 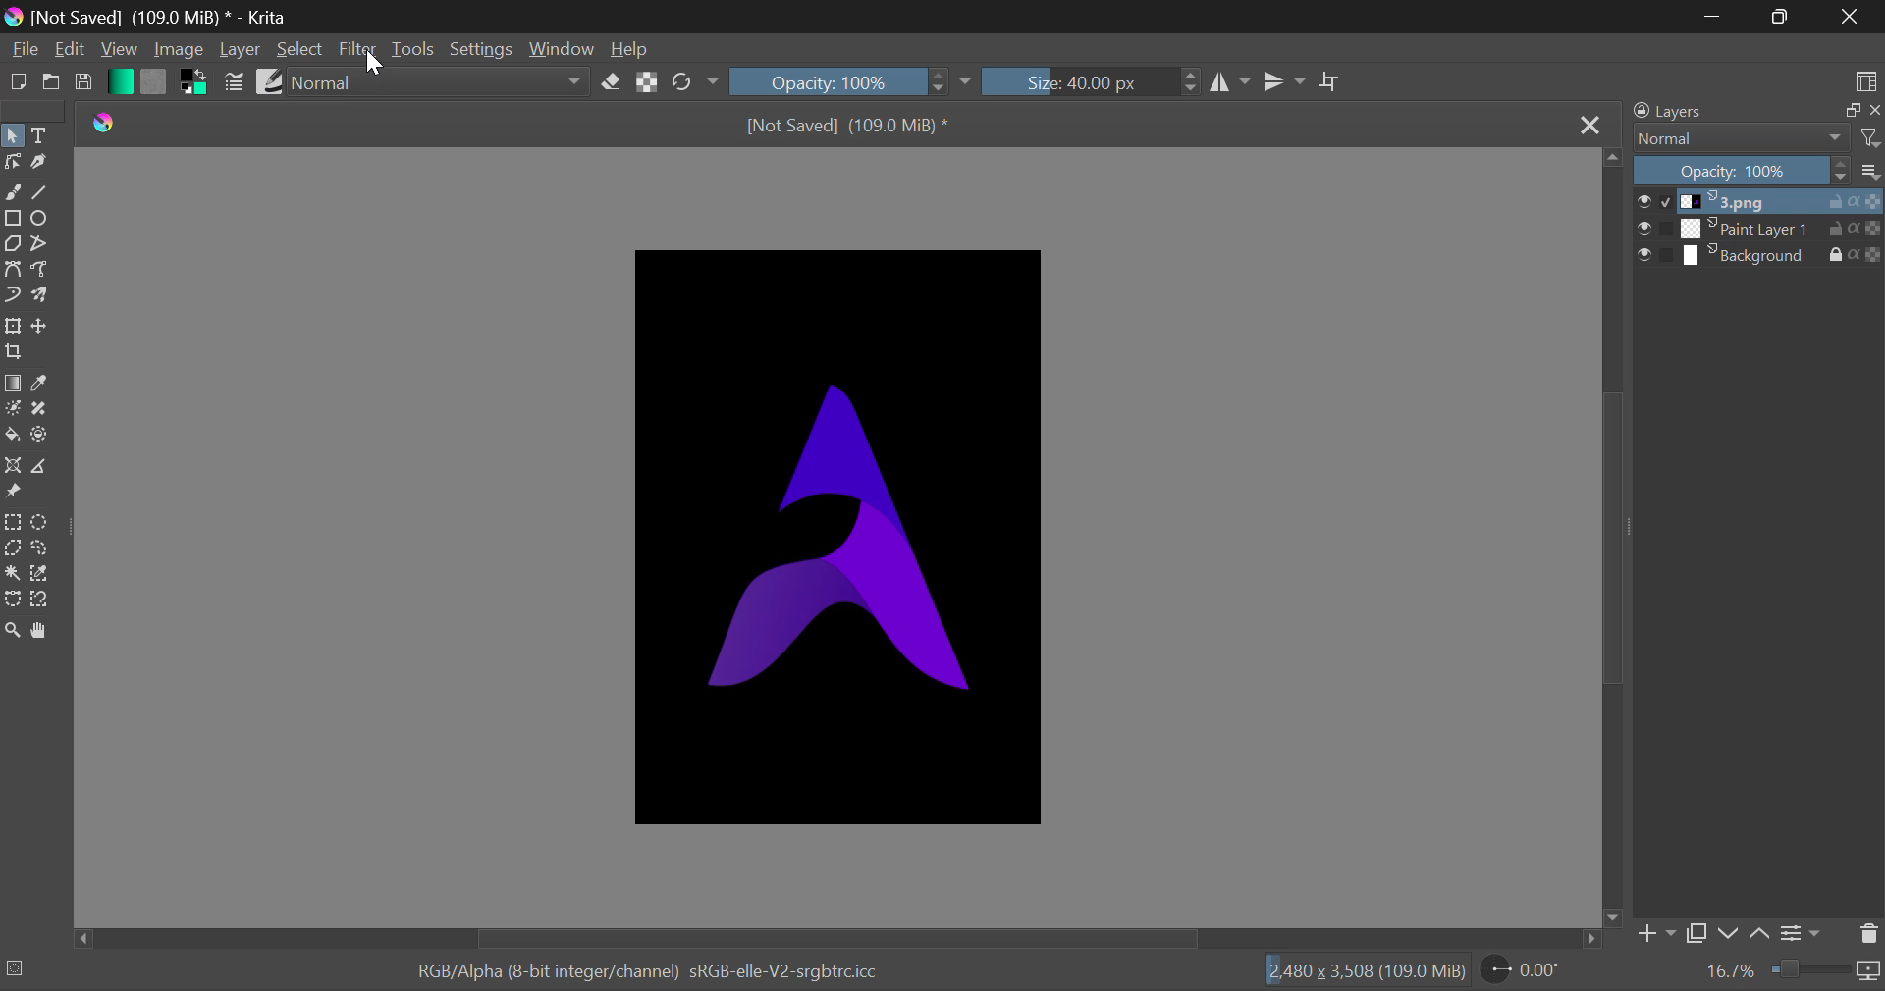 What do you see at coordinates (117, 49) in the screenshot?
I see `View` at bounding box center [117, 49].